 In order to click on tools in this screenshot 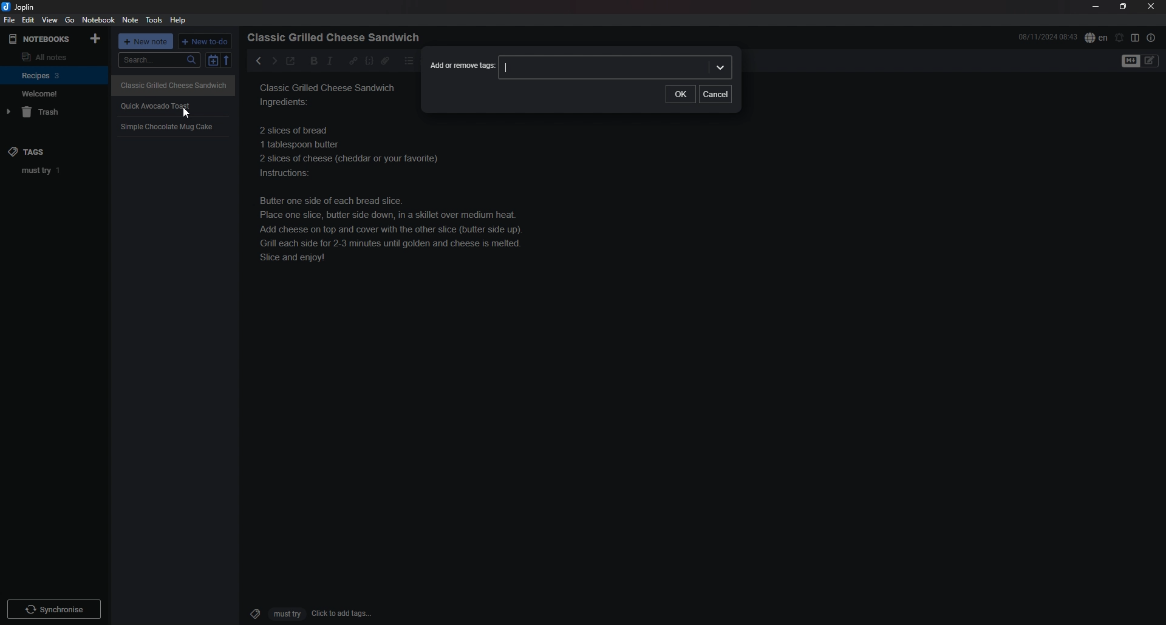, I will do `click(155, 20)`.